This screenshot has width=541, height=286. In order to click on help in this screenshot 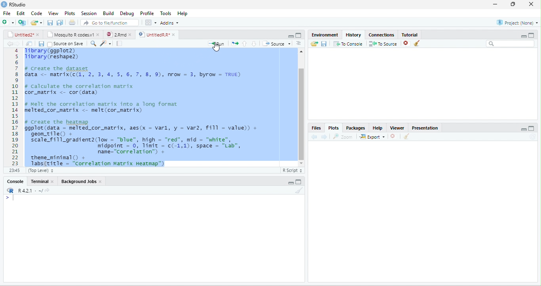, I will do `click(377, 128)`.